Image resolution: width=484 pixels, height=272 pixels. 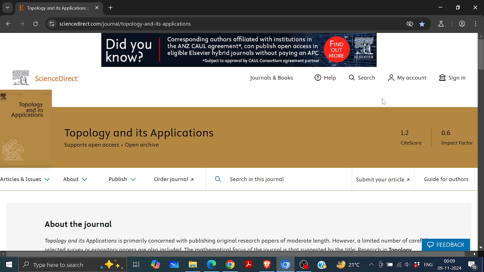 What do you see at coordinates (130, 52) in the screenshot?
I see `Did you know?` at bounding box center [130, 52].